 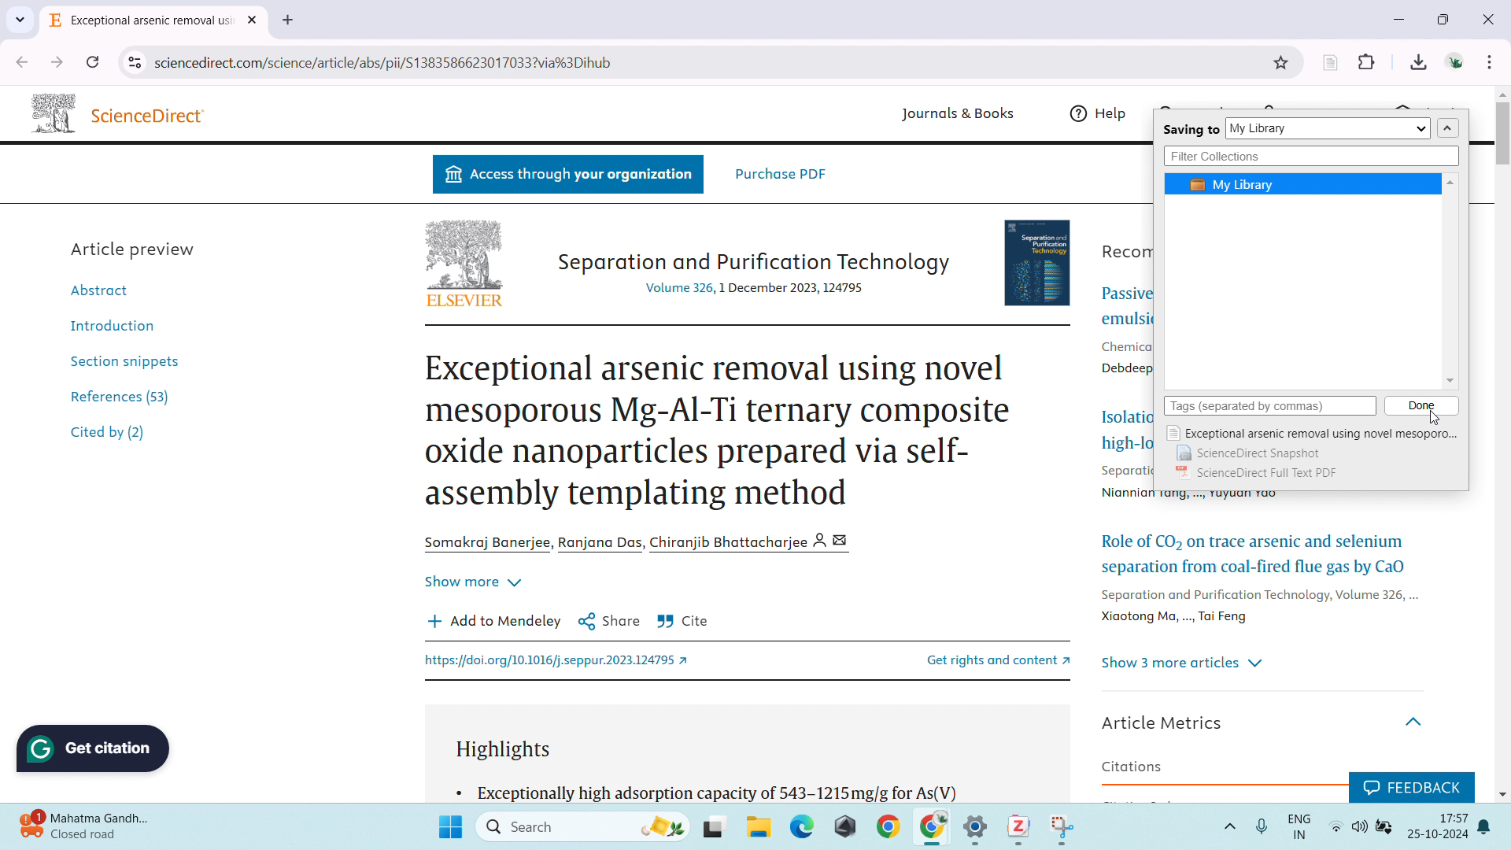 I want to click on Cite, so click(x=683, y=622).